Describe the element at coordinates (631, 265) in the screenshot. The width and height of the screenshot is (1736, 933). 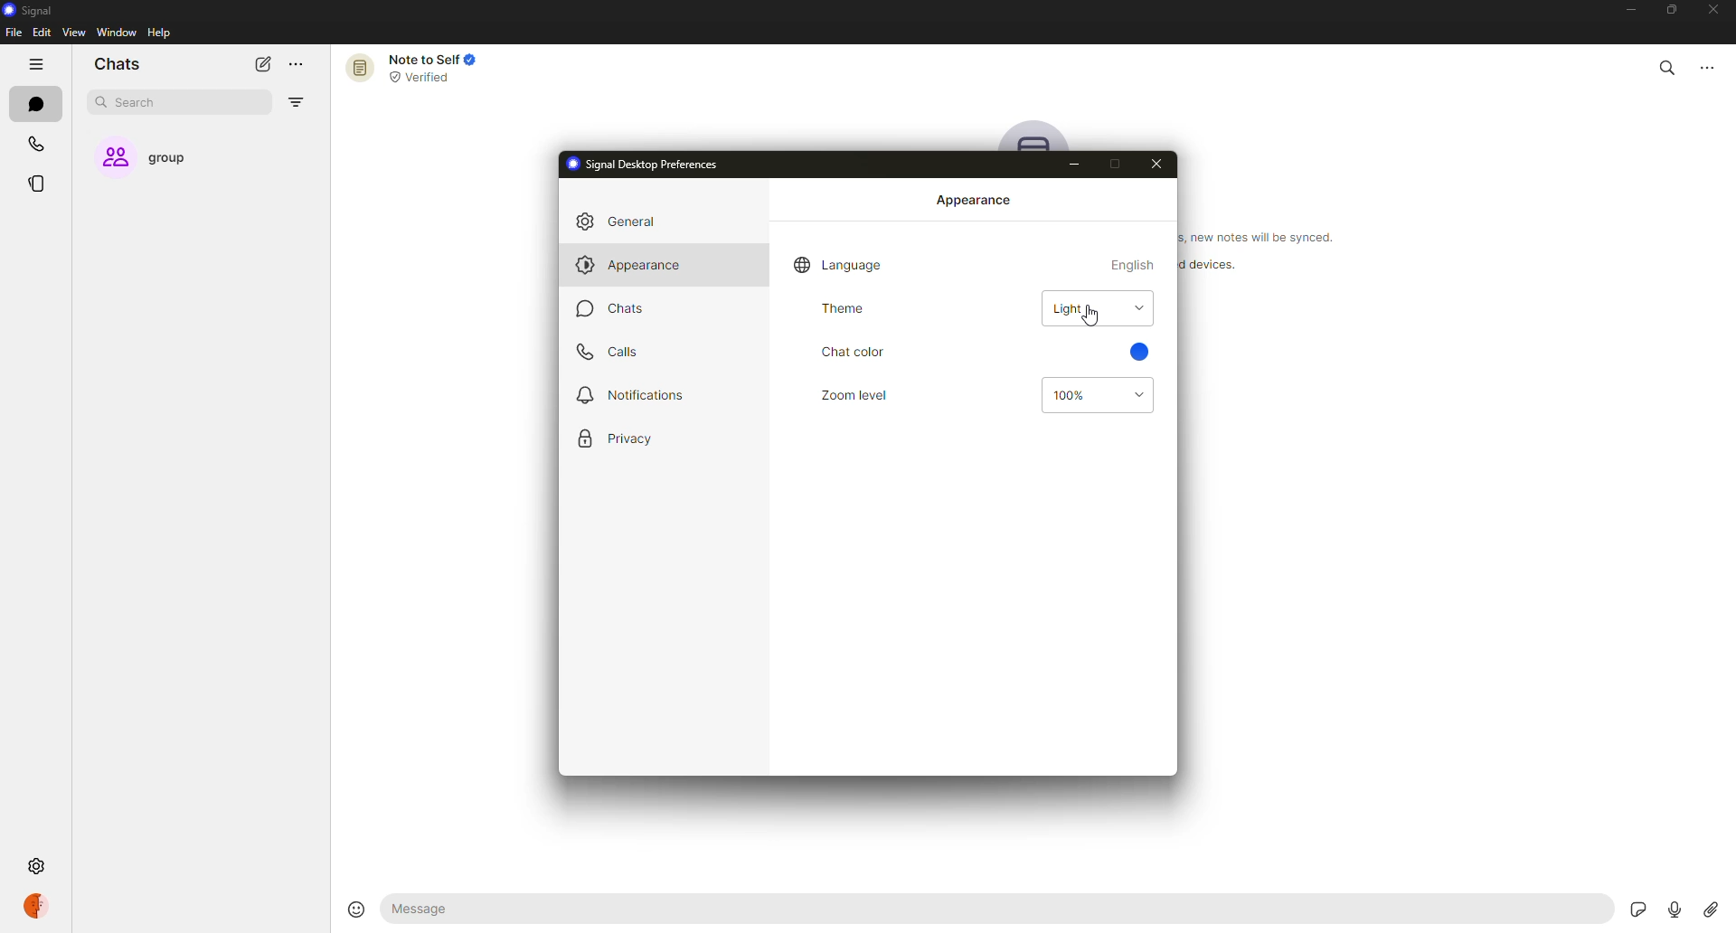
I see `appearance` at that location.